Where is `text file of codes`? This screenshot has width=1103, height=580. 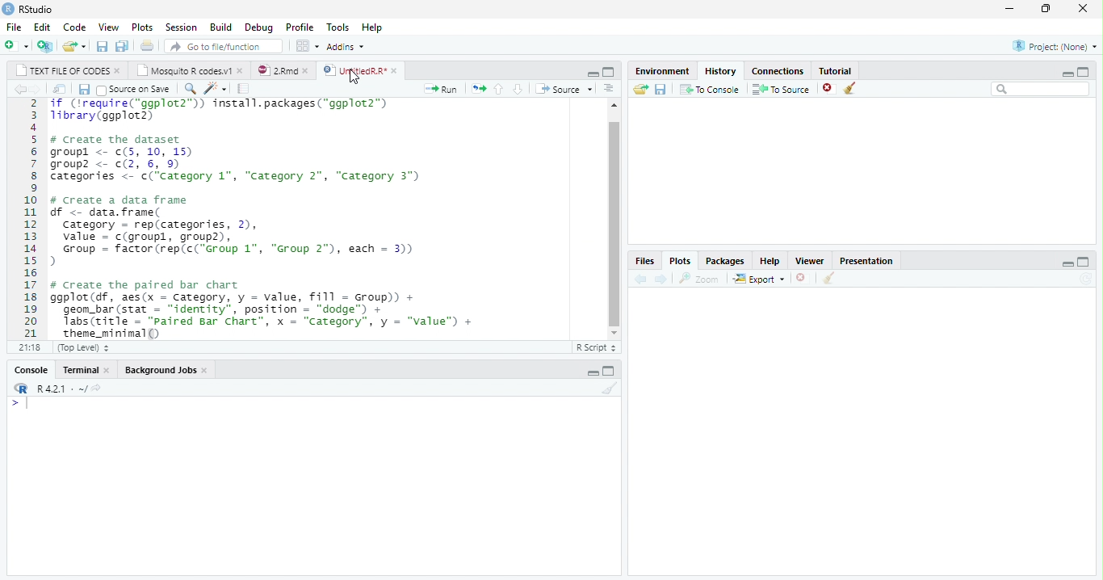 text file of codes is located at coordinates (63, 71).